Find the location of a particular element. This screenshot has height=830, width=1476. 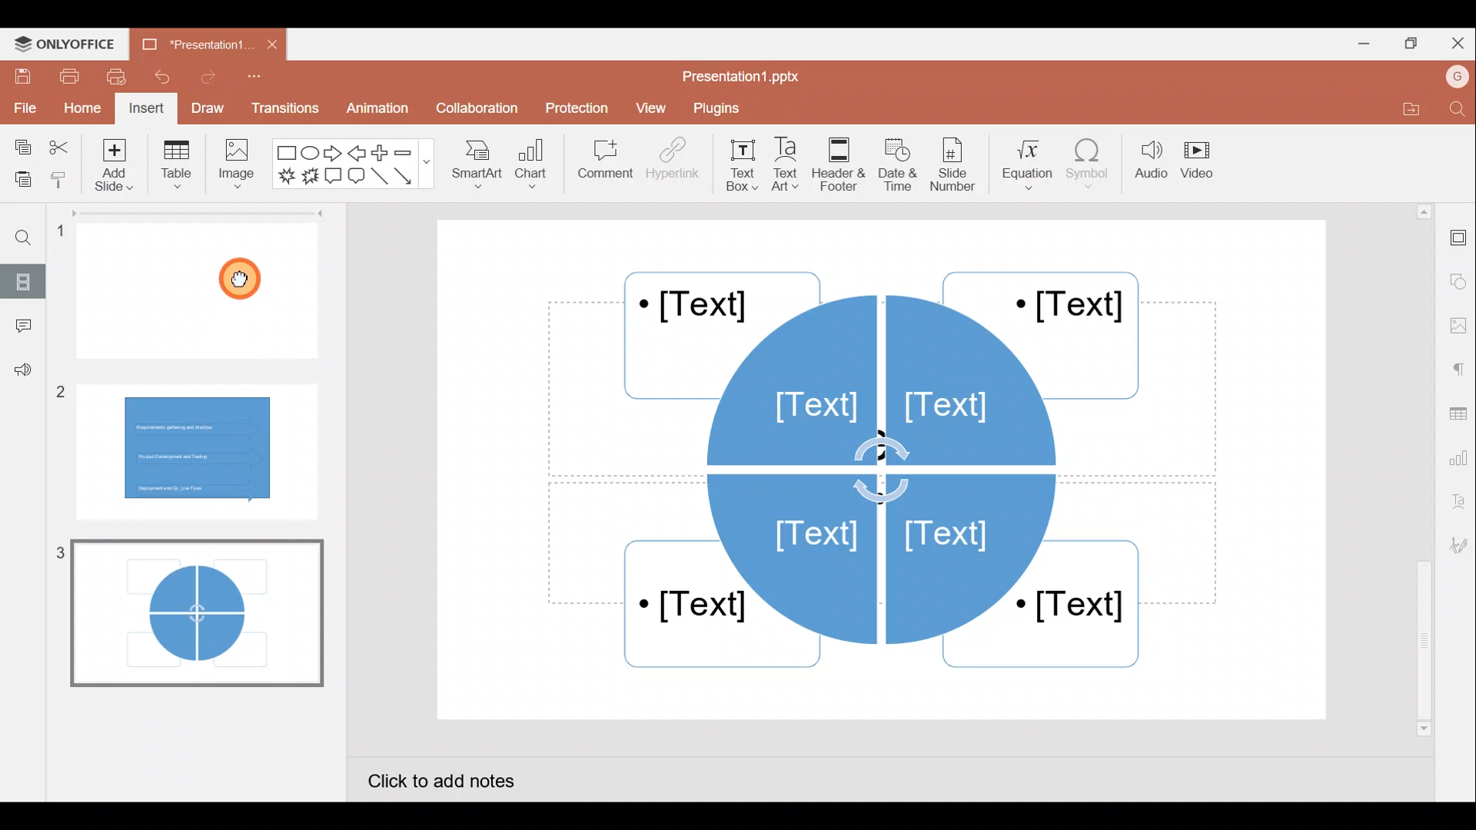

Chart is located at coordinates (535, 168).